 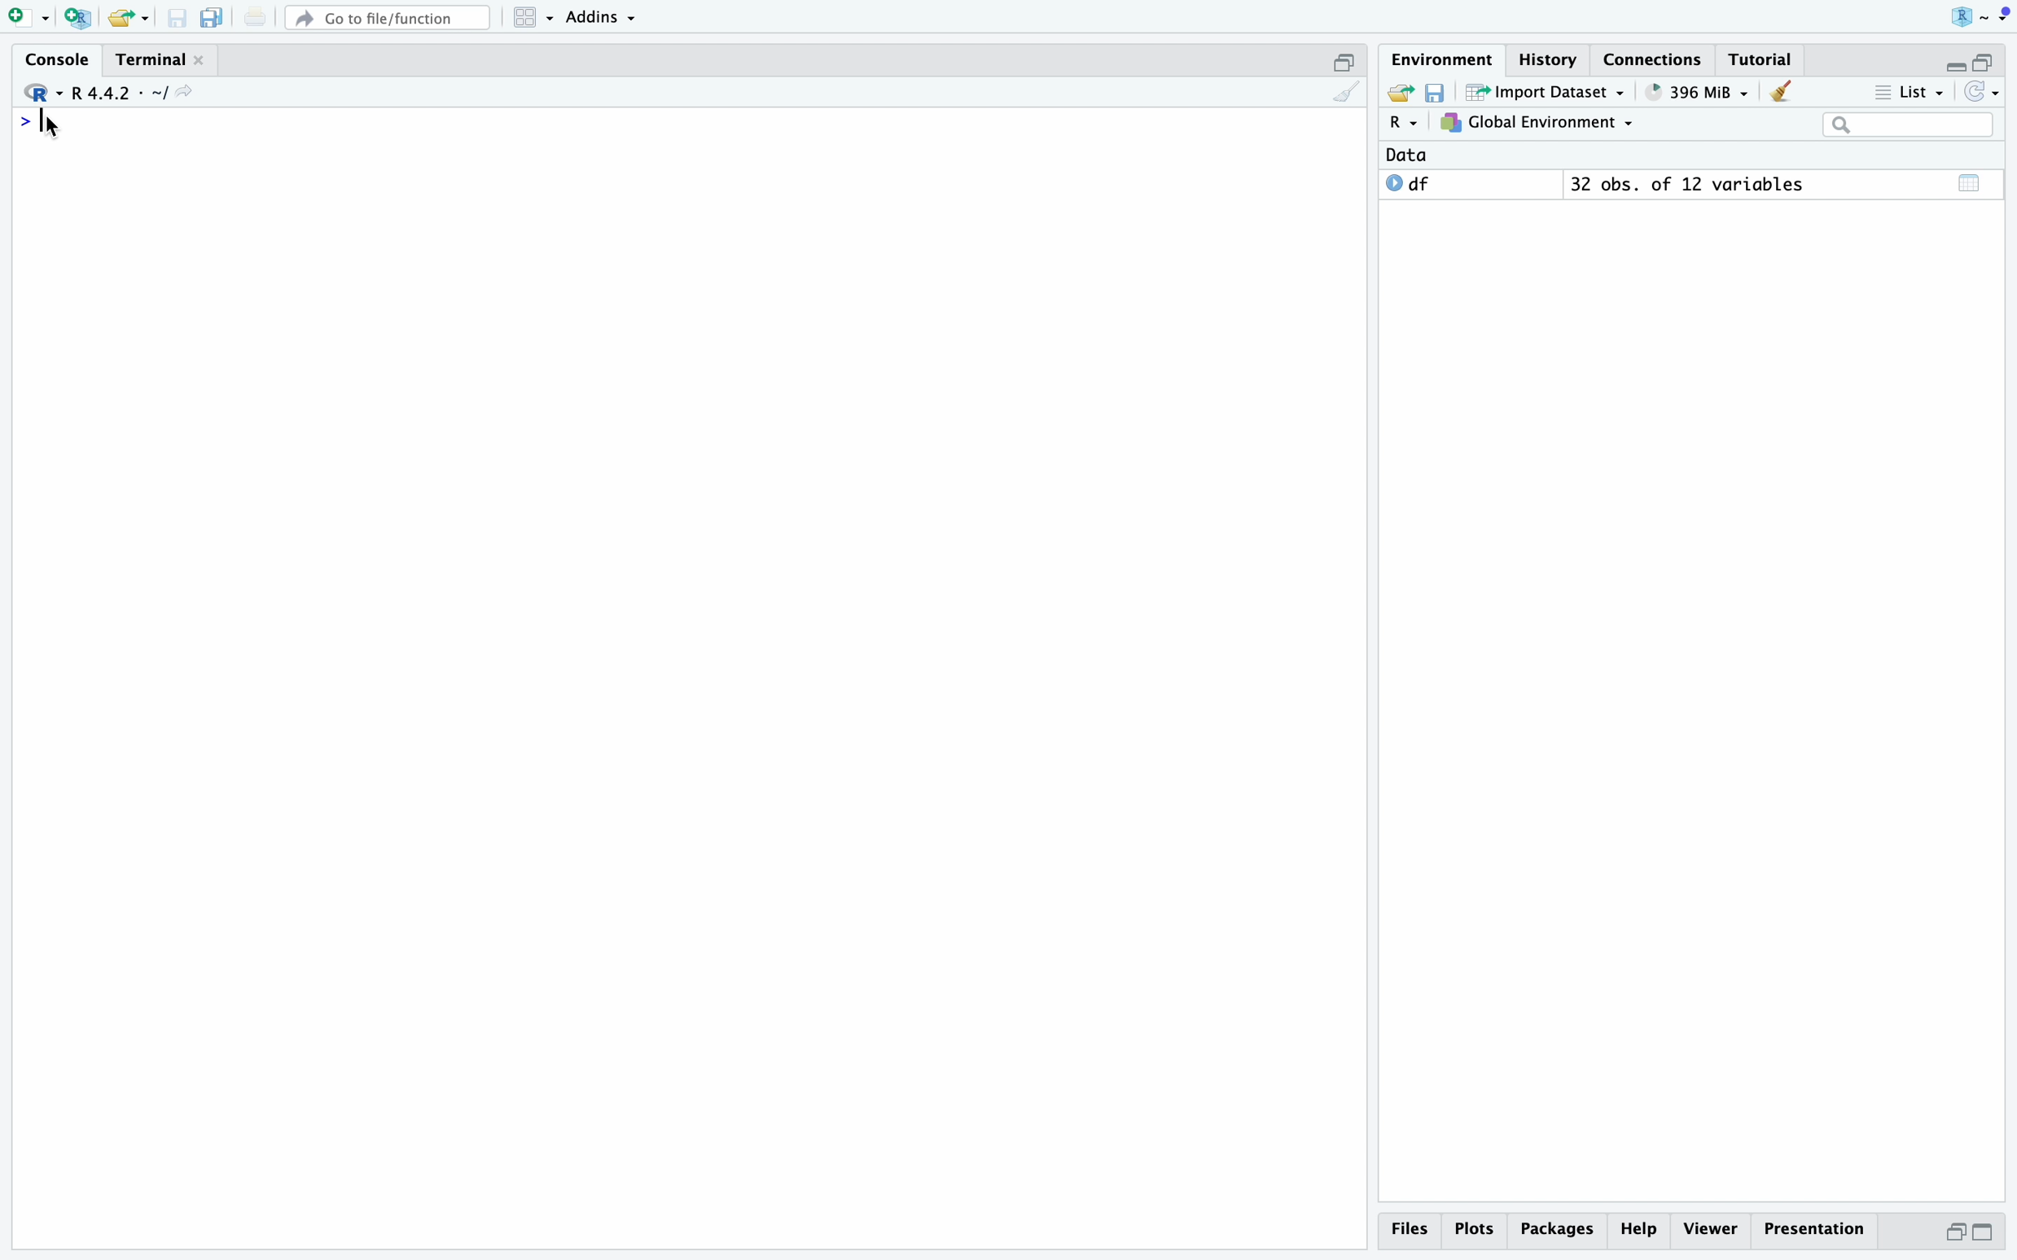 I want to click on go to file/function, so click(x=390, y=19).